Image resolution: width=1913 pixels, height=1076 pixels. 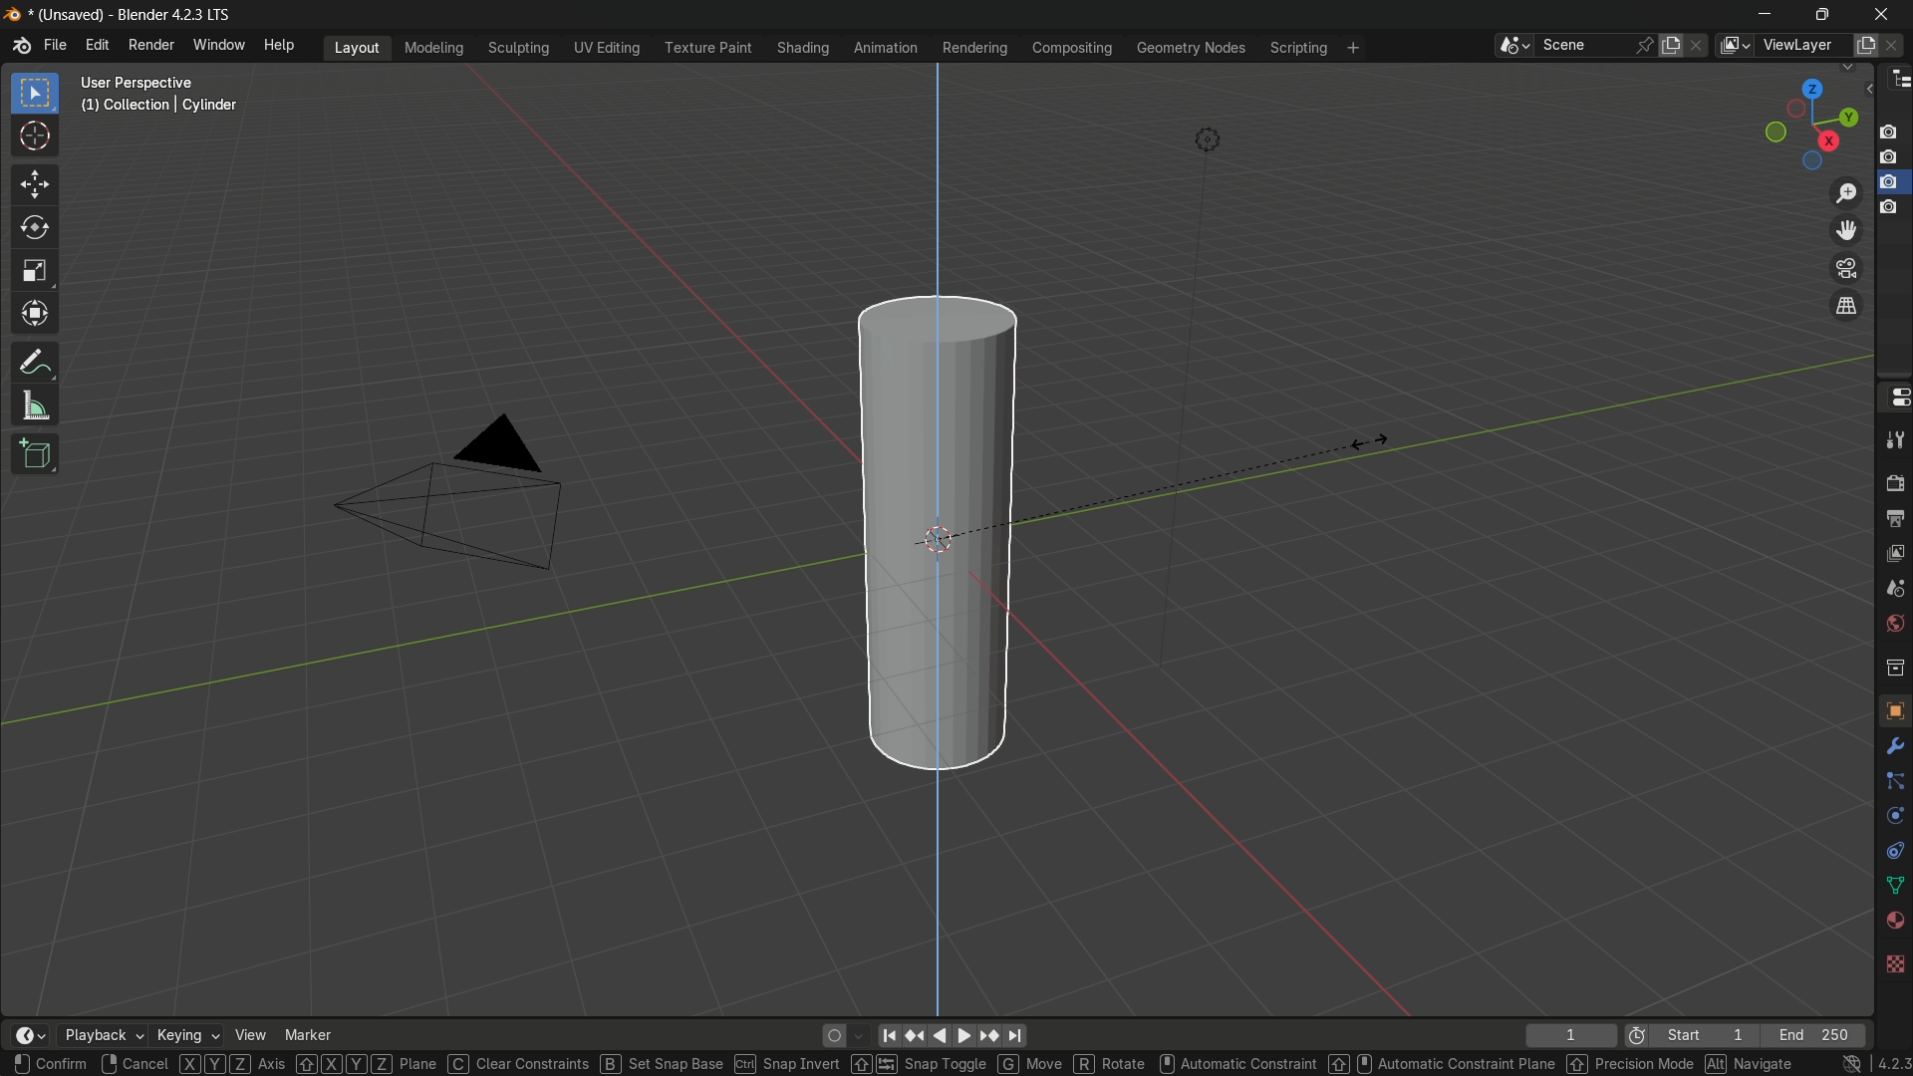 What do you see at coordinates (1894, 668) in the screenshot?
I see `collections` at bounding box center [1894, 668].